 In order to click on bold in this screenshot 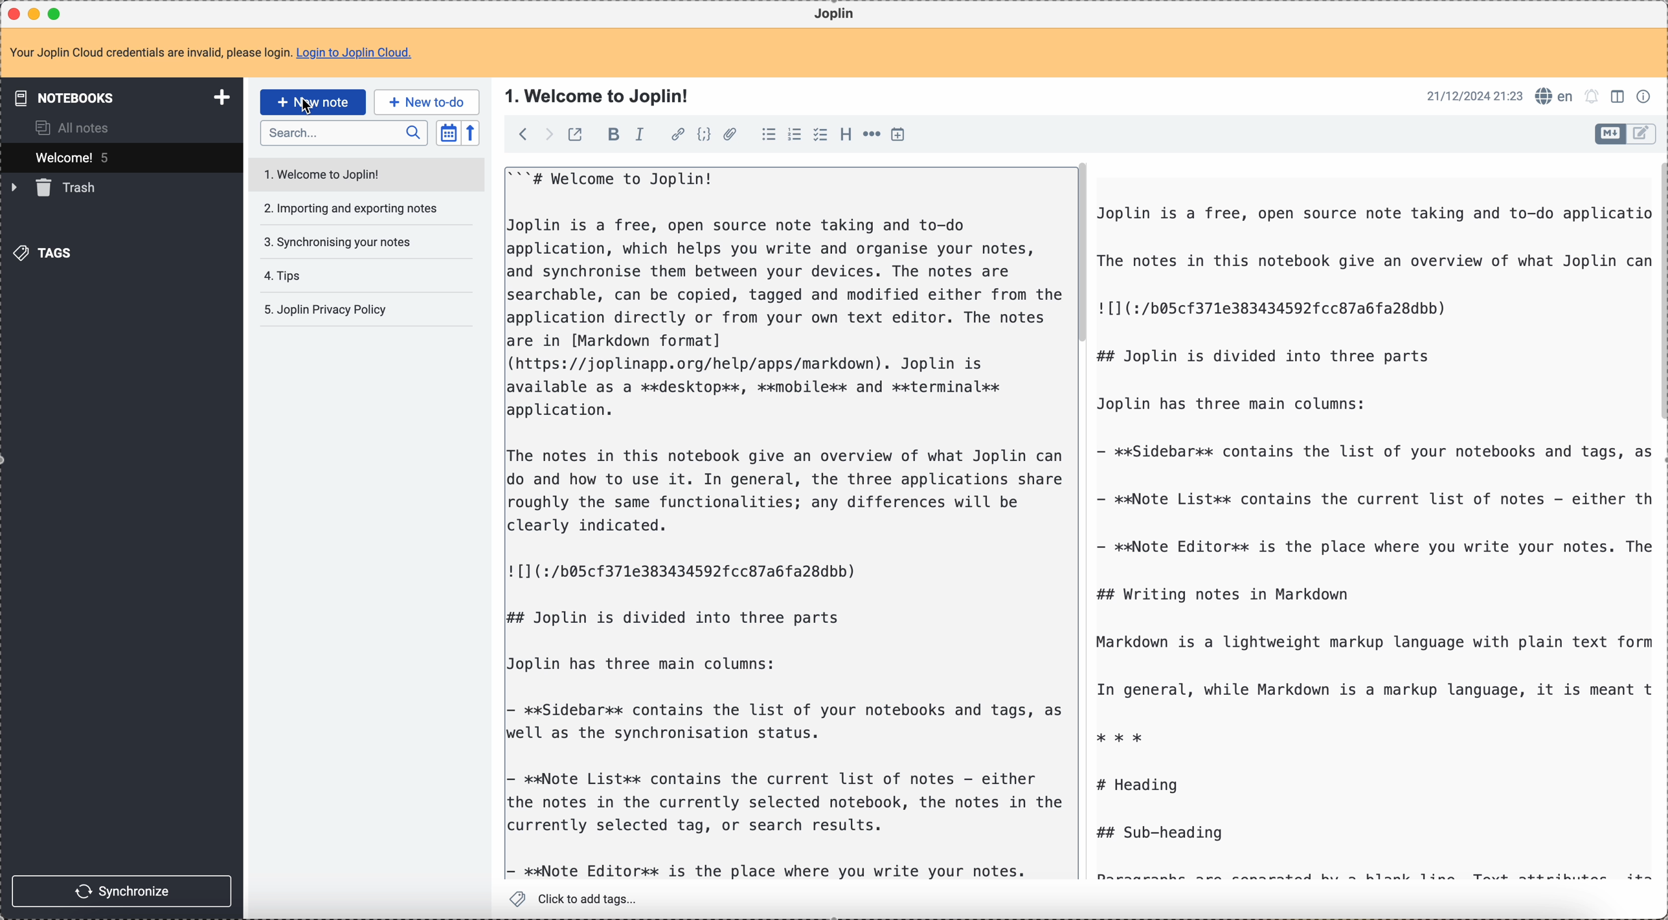, I will do `click(610, 135)`.